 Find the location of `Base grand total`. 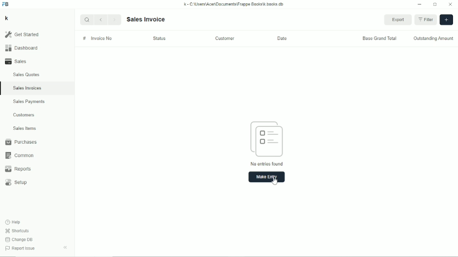

Base grand total is located at coordinates (379, 38).